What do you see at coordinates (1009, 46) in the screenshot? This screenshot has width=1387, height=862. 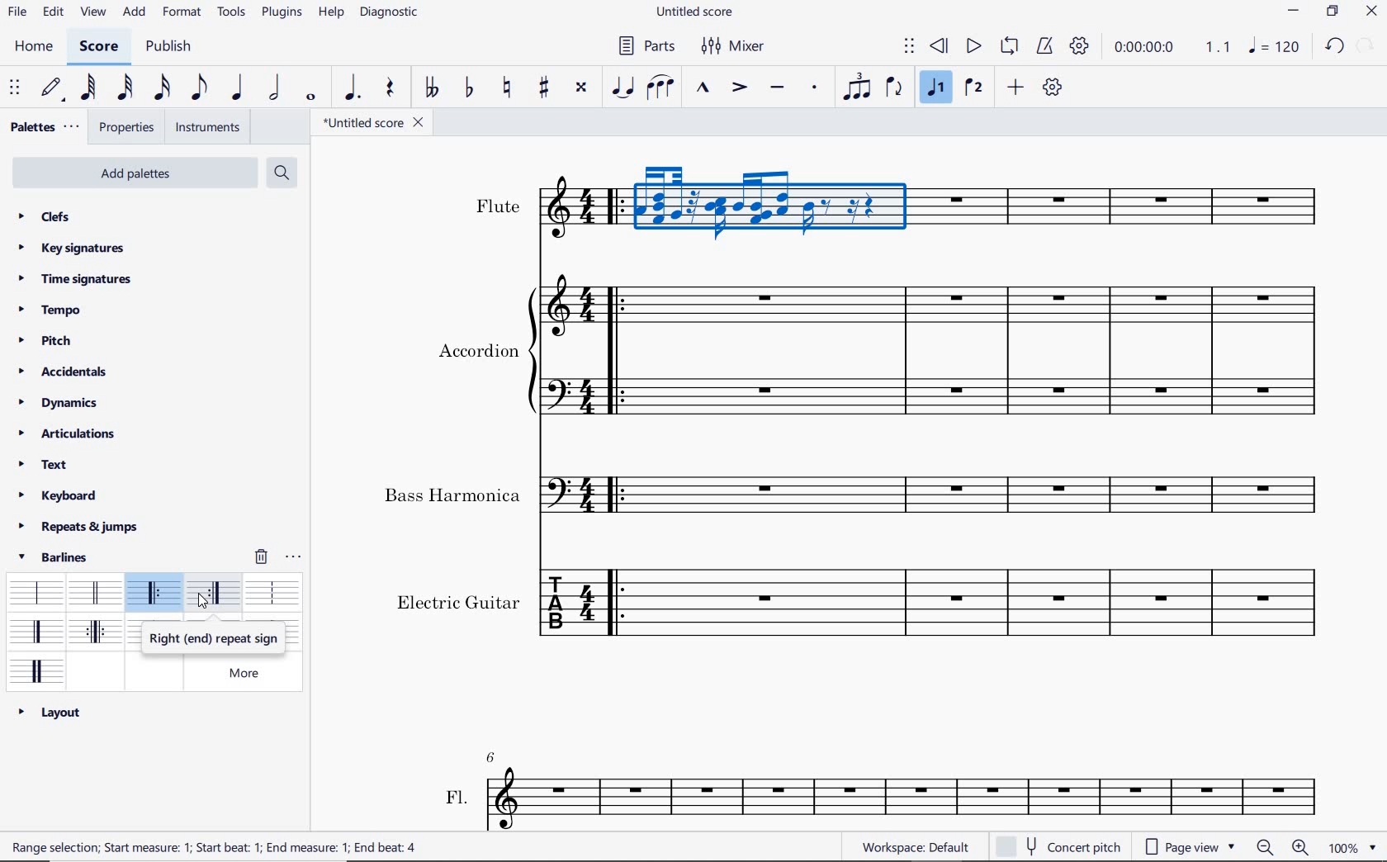 I see `loop playback` at bounding box center [1009, 46].